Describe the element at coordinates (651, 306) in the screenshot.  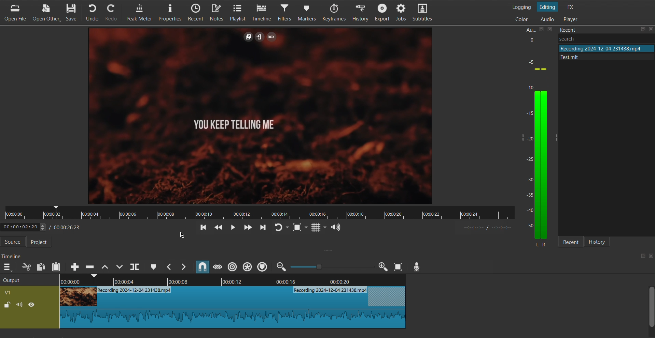
I see `scroll bar` at that location.